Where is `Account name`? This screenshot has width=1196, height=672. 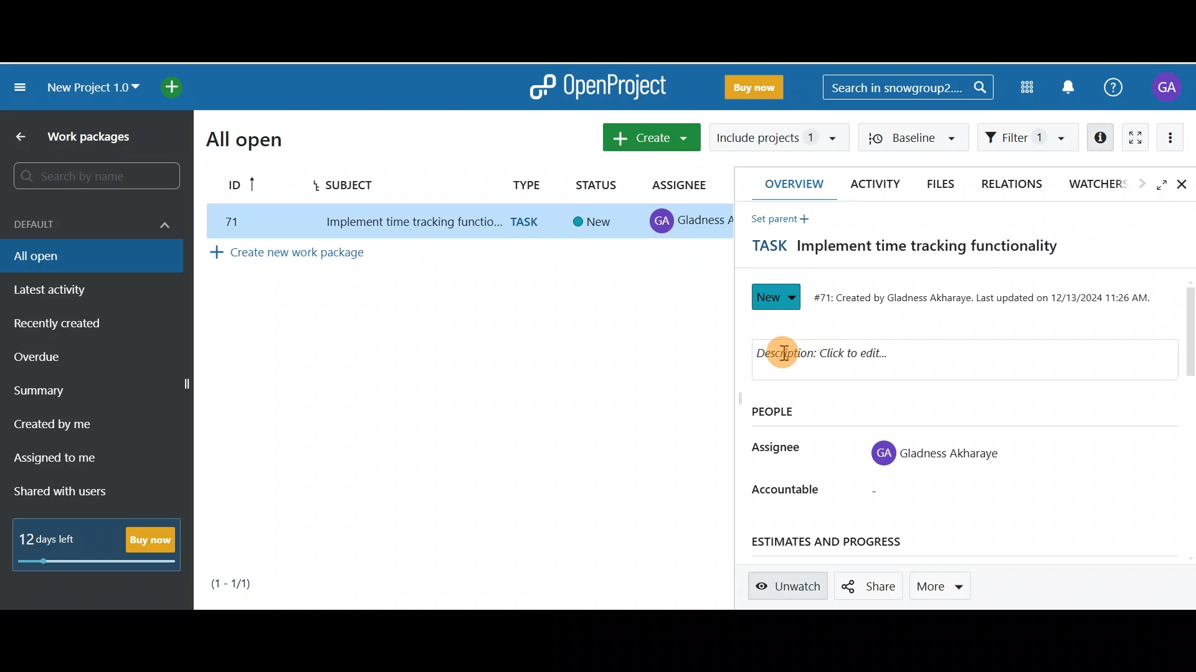 Account name is located at coordinates (1165, 88).